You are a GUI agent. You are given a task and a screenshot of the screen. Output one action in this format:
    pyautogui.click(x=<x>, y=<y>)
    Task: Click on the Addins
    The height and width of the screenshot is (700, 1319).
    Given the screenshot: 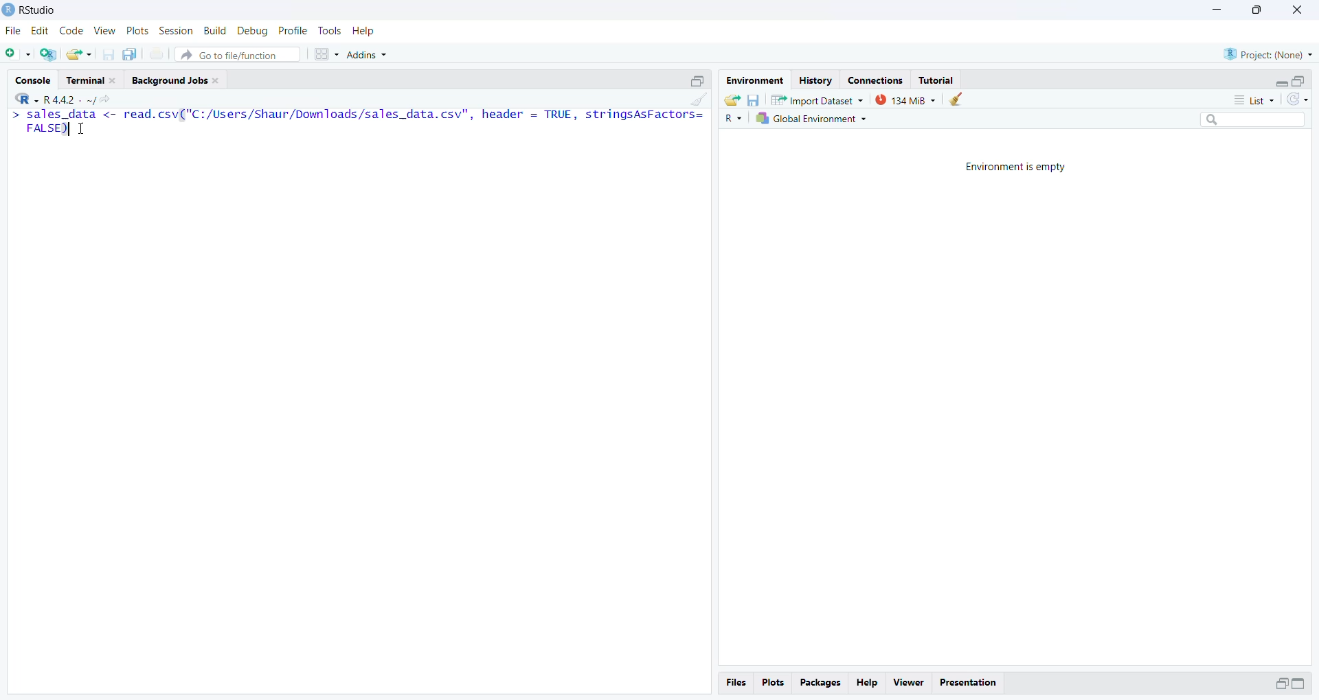 What is the action you would take?
    pyautogui.click(x=367, y=54)
    